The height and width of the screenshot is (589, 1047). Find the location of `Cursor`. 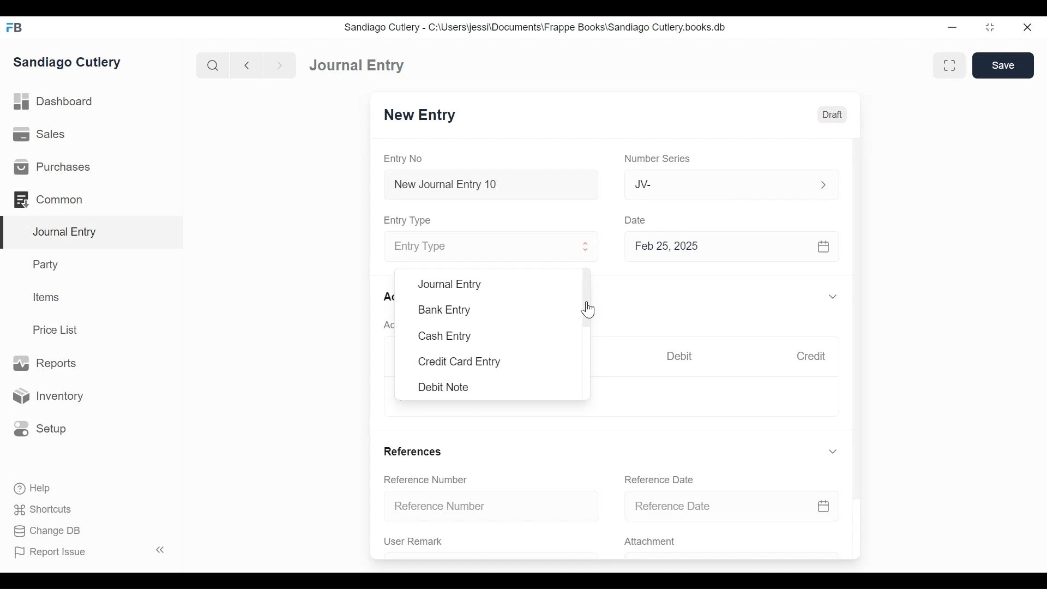

Cursor is located at coordinates (588, 308).